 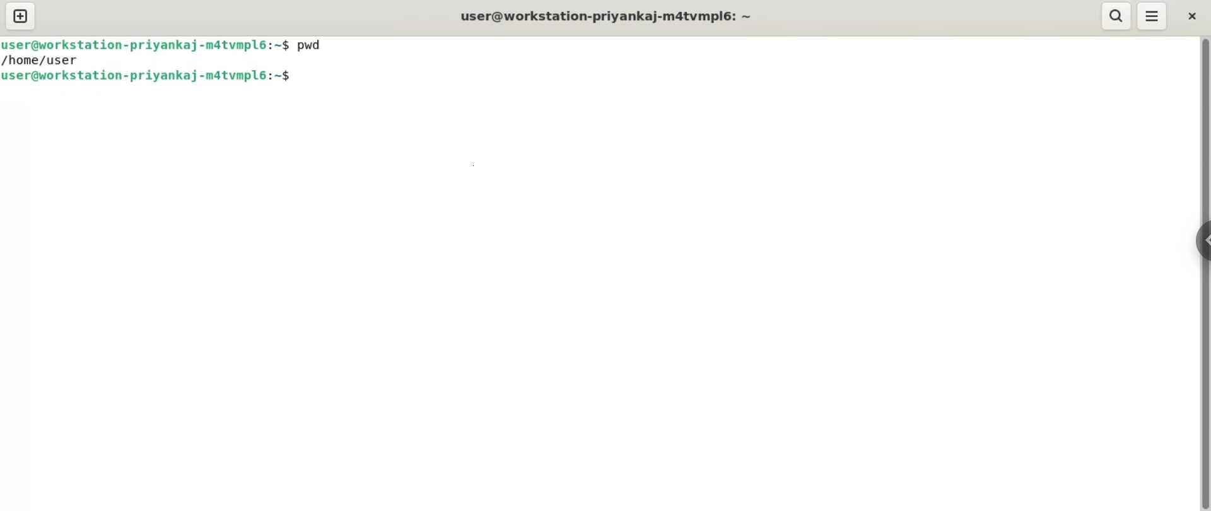 I want to click on verical scroll bar, so click(x=1203, y=273).